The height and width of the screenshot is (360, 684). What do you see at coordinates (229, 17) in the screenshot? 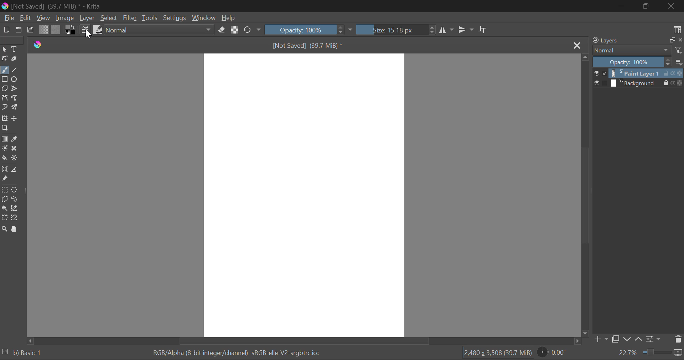
I see `Help` at bounding box center [229, 17].